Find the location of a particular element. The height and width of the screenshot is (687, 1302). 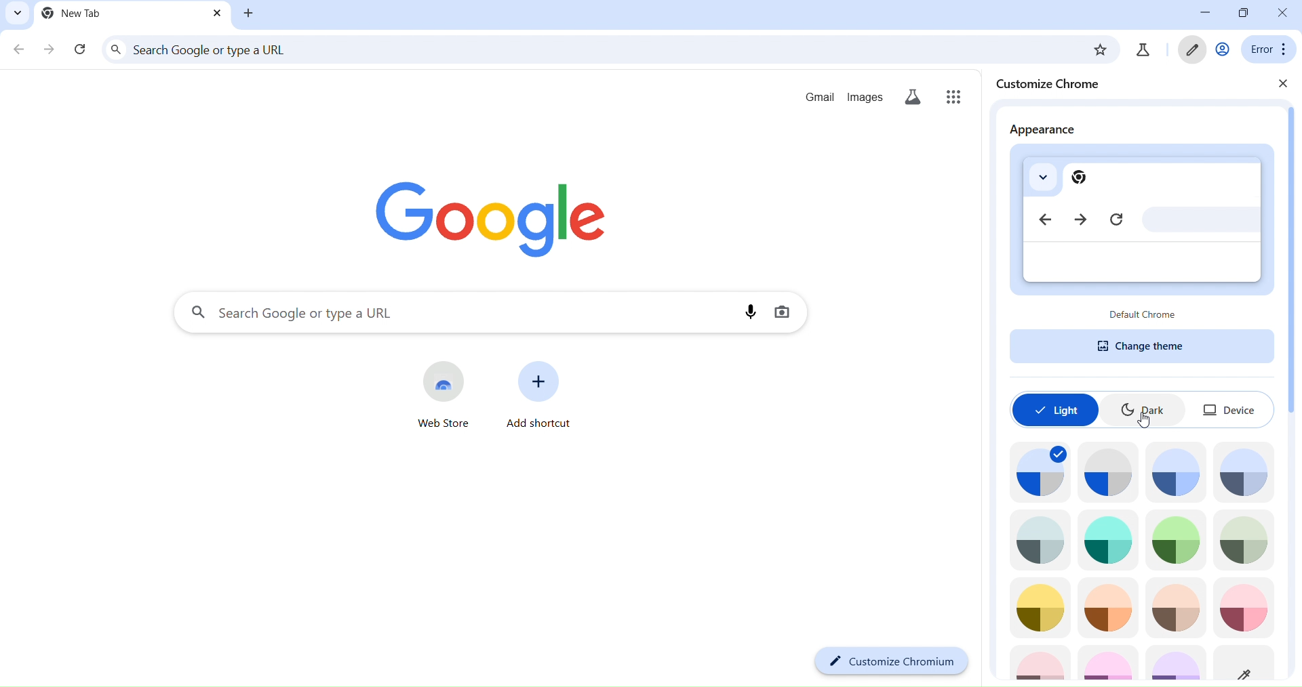

theme icon is located at coordinates (1179, 472).